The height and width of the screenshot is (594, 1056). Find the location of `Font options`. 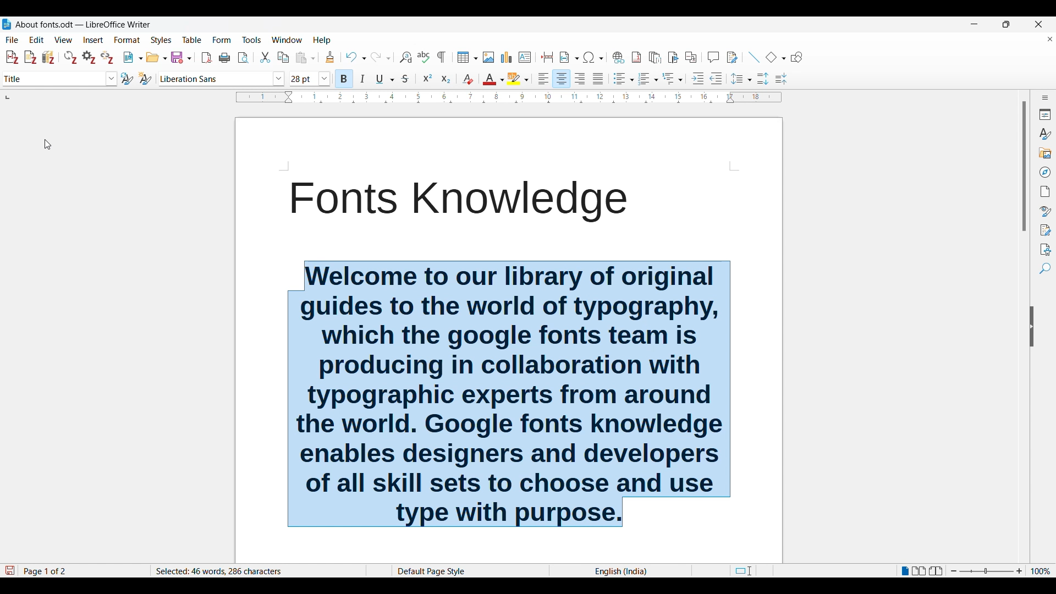

Font options is located at coordinates (222, 78).